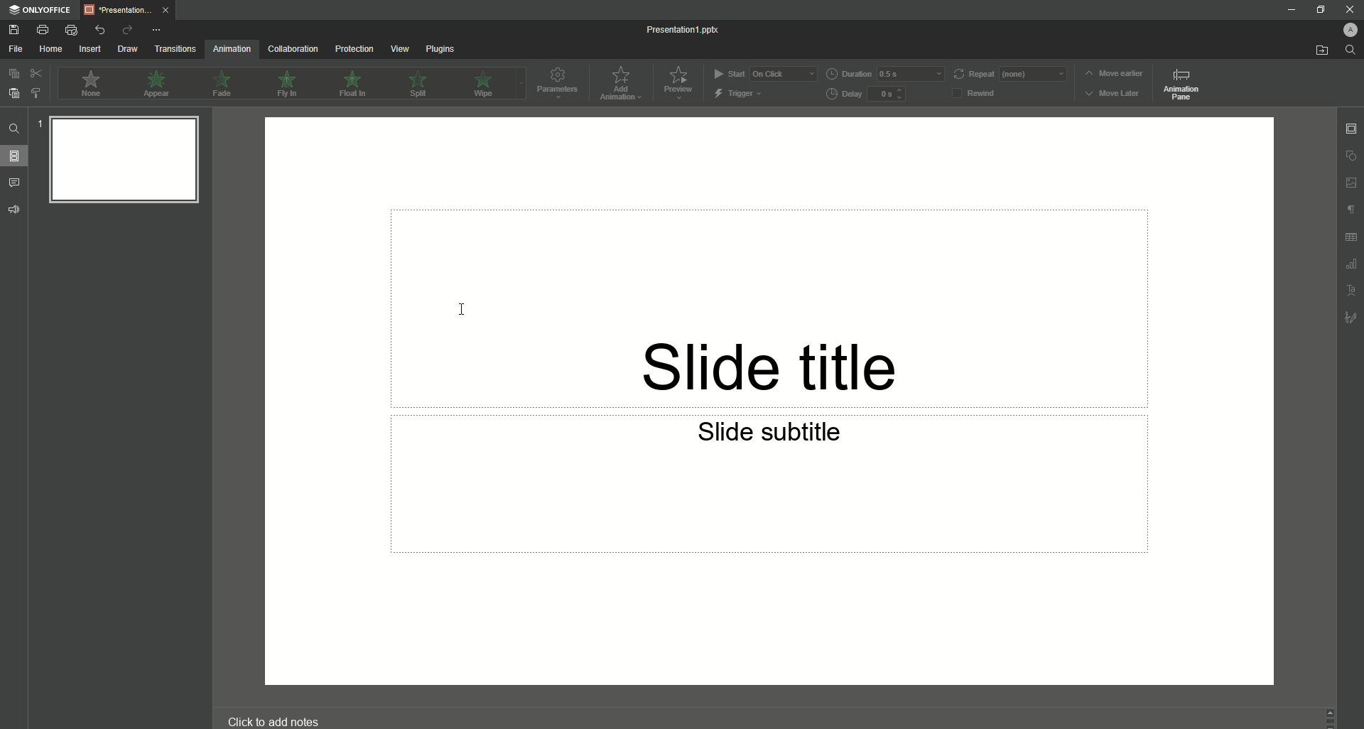 The width and height of the screenshot is (1364, 729). I want to click on Paragraph Settings, so click(1350, 212).